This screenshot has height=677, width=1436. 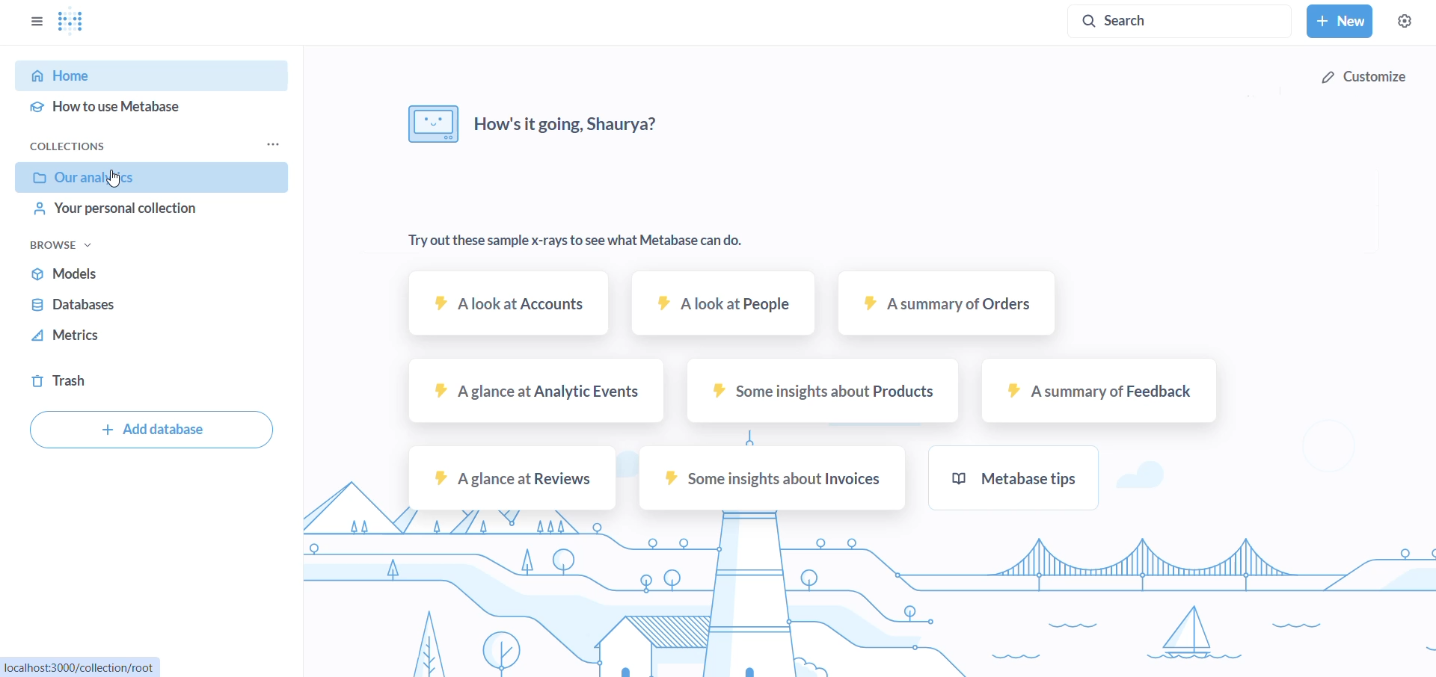 I want to click on Try out these sample x-rays to see what Metabase can do., so click(x=582, y=241).